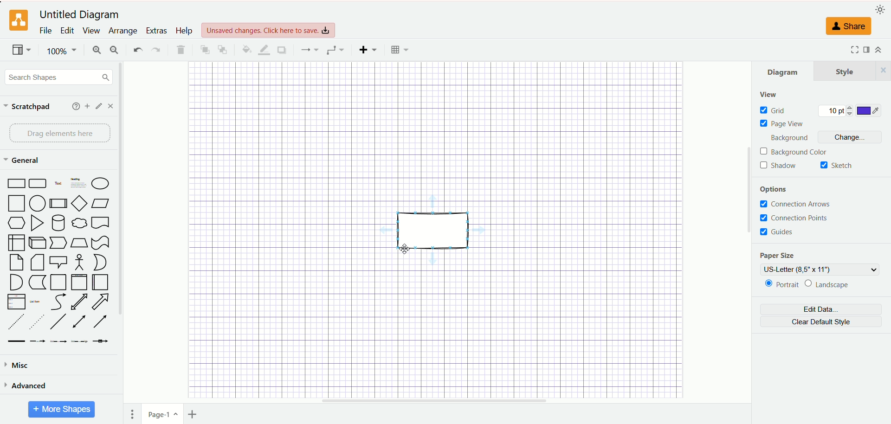 The height and width of the screenshot is (424, 891). Describe the element at coordinates (79, 15) in the screenshot. I see `Untitled Diagram` at that location.